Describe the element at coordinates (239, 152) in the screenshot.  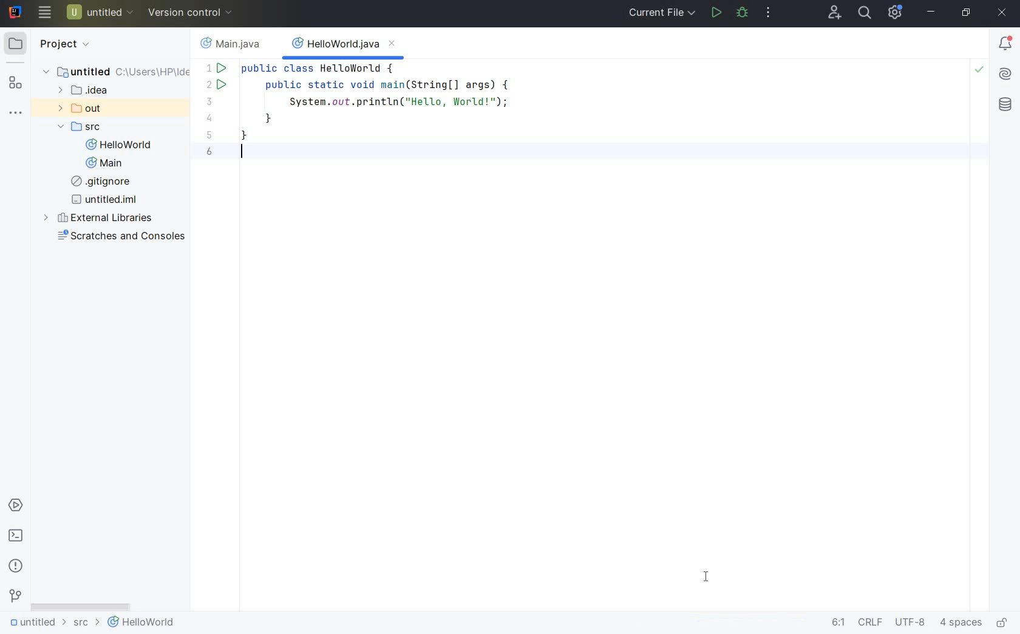
I see `Text Cursor` at that location.